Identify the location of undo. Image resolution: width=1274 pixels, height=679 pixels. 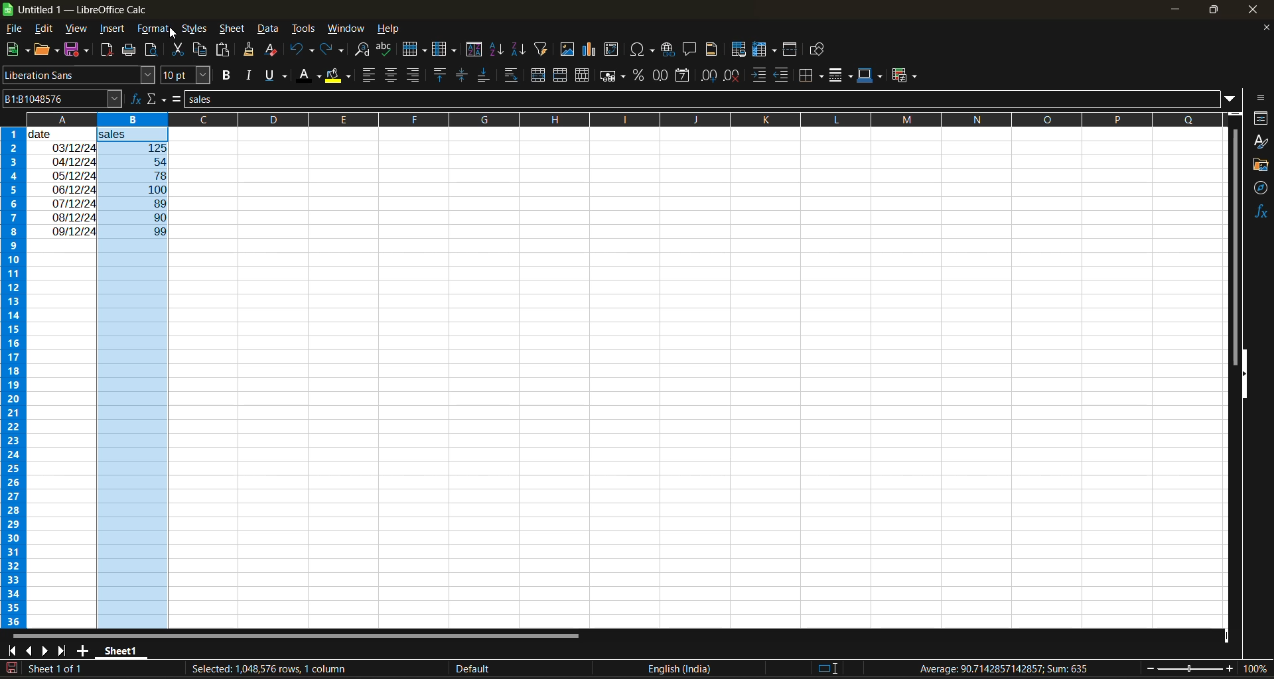
(301, 51).